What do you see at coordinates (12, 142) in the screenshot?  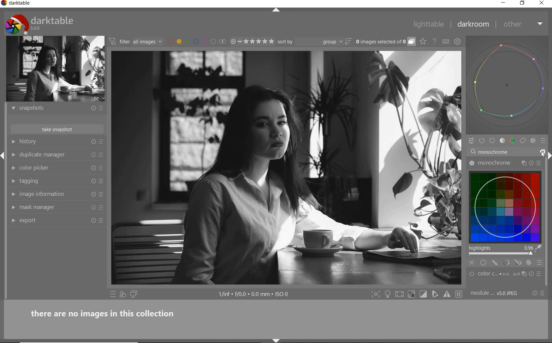 I see `show module` at bounding box center [12, 142].